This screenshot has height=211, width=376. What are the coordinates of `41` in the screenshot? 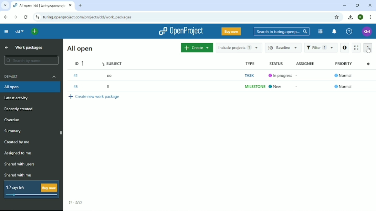 It's located at (75, 75).